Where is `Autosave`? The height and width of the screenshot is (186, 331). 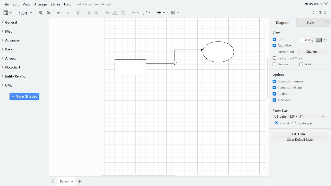
Autosave is located at coordinates (288, 100).